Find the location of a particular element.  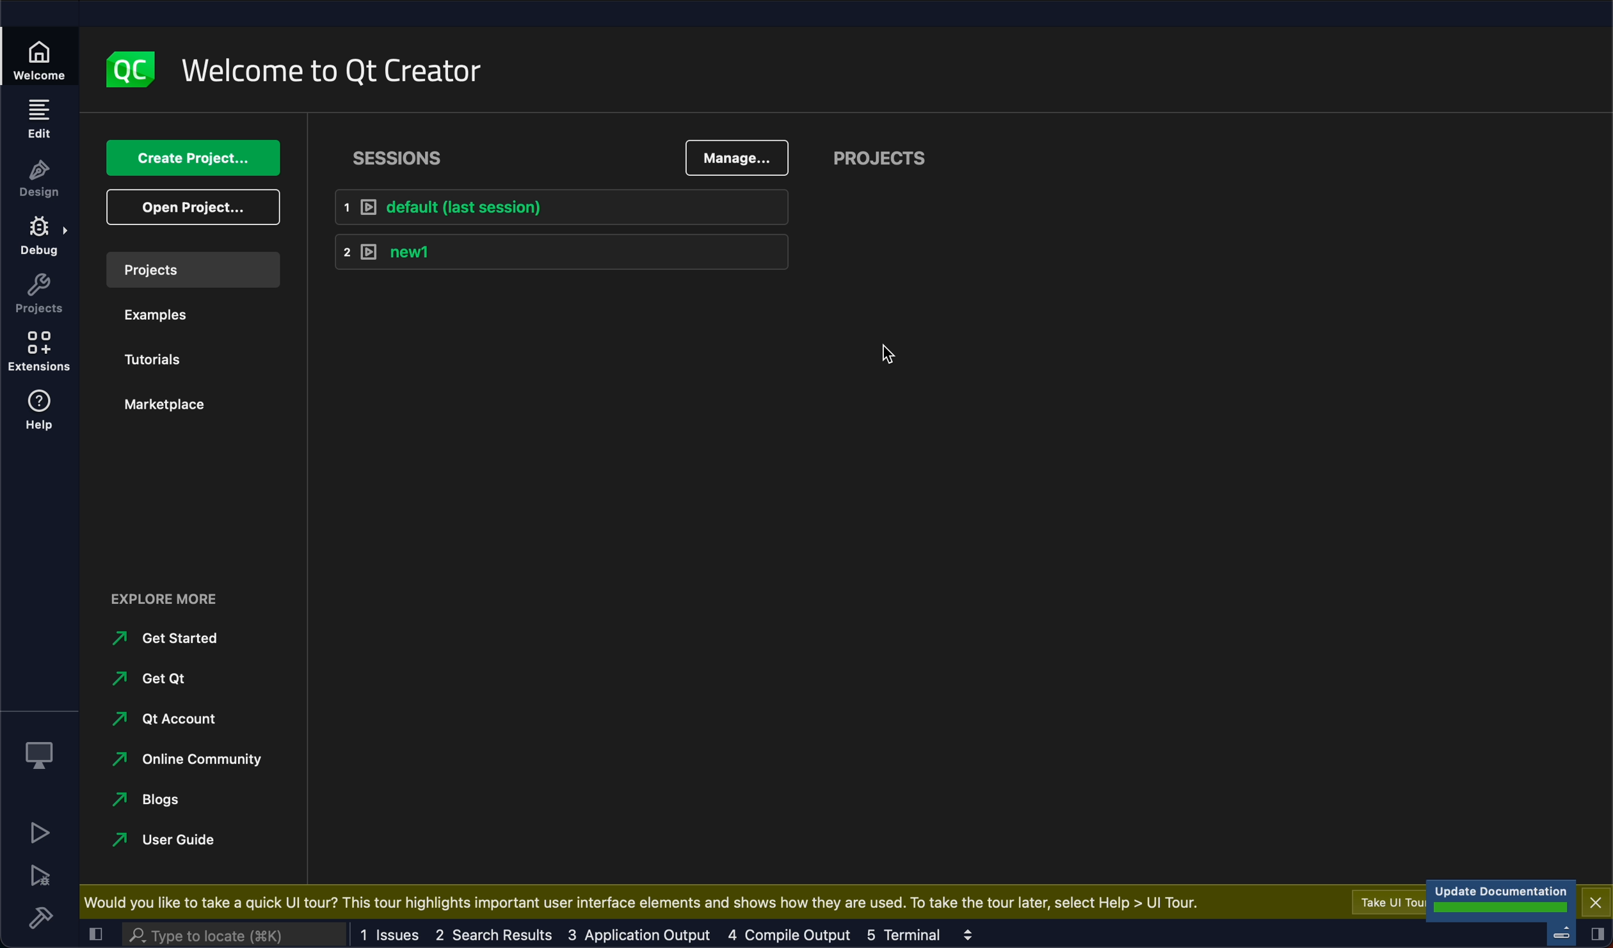

Take UI tour is located at coordinates (1390, 902).